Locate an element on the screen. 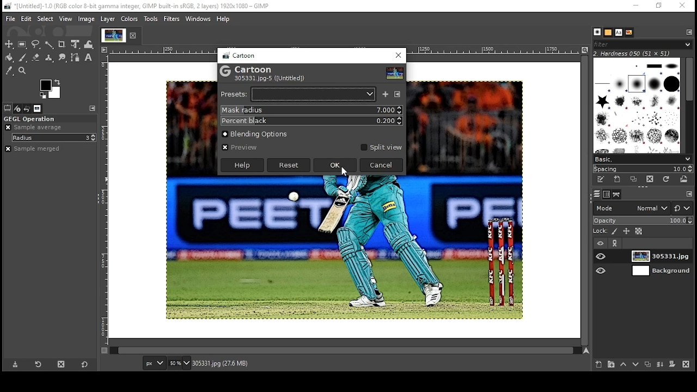  paint bucket tool is located at coordinates (10, 57).